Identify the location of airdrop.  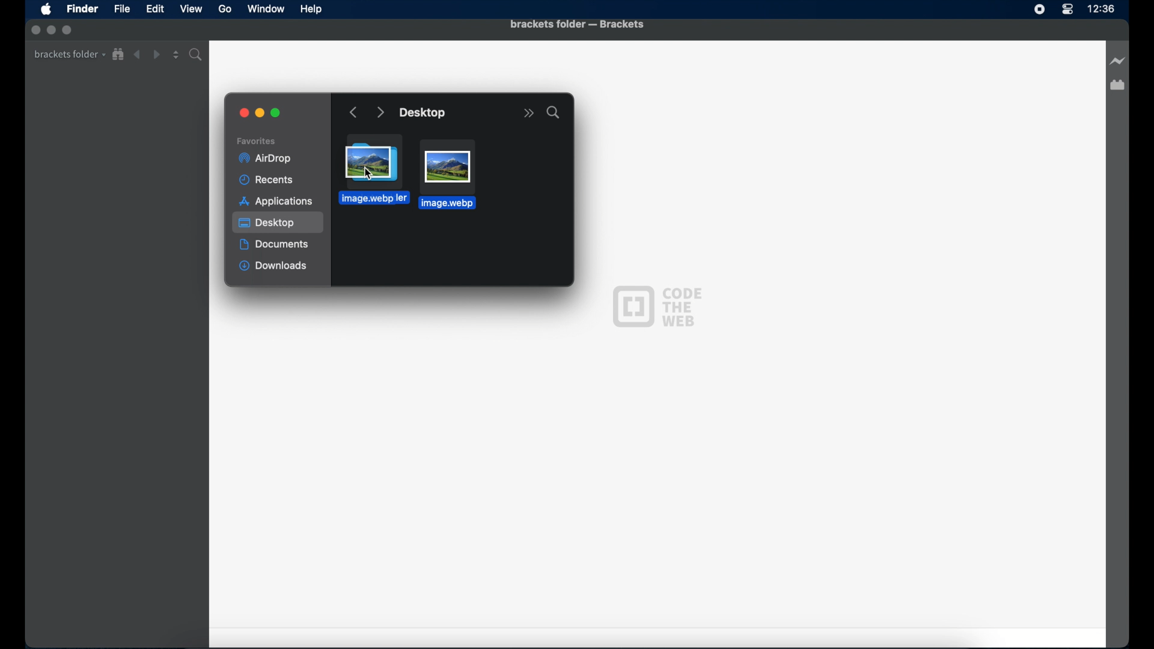
(264, 159).